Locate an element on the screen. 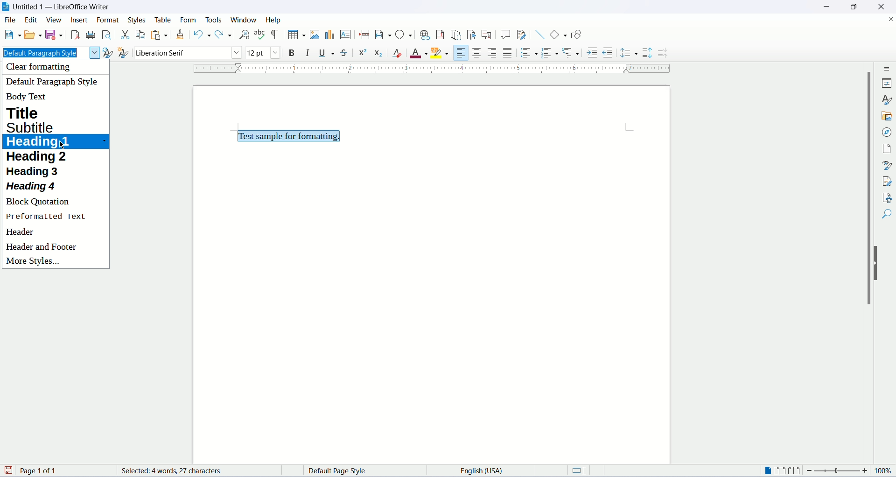 The image size is (896, 477). print preview is located at coordinates (107, 34).